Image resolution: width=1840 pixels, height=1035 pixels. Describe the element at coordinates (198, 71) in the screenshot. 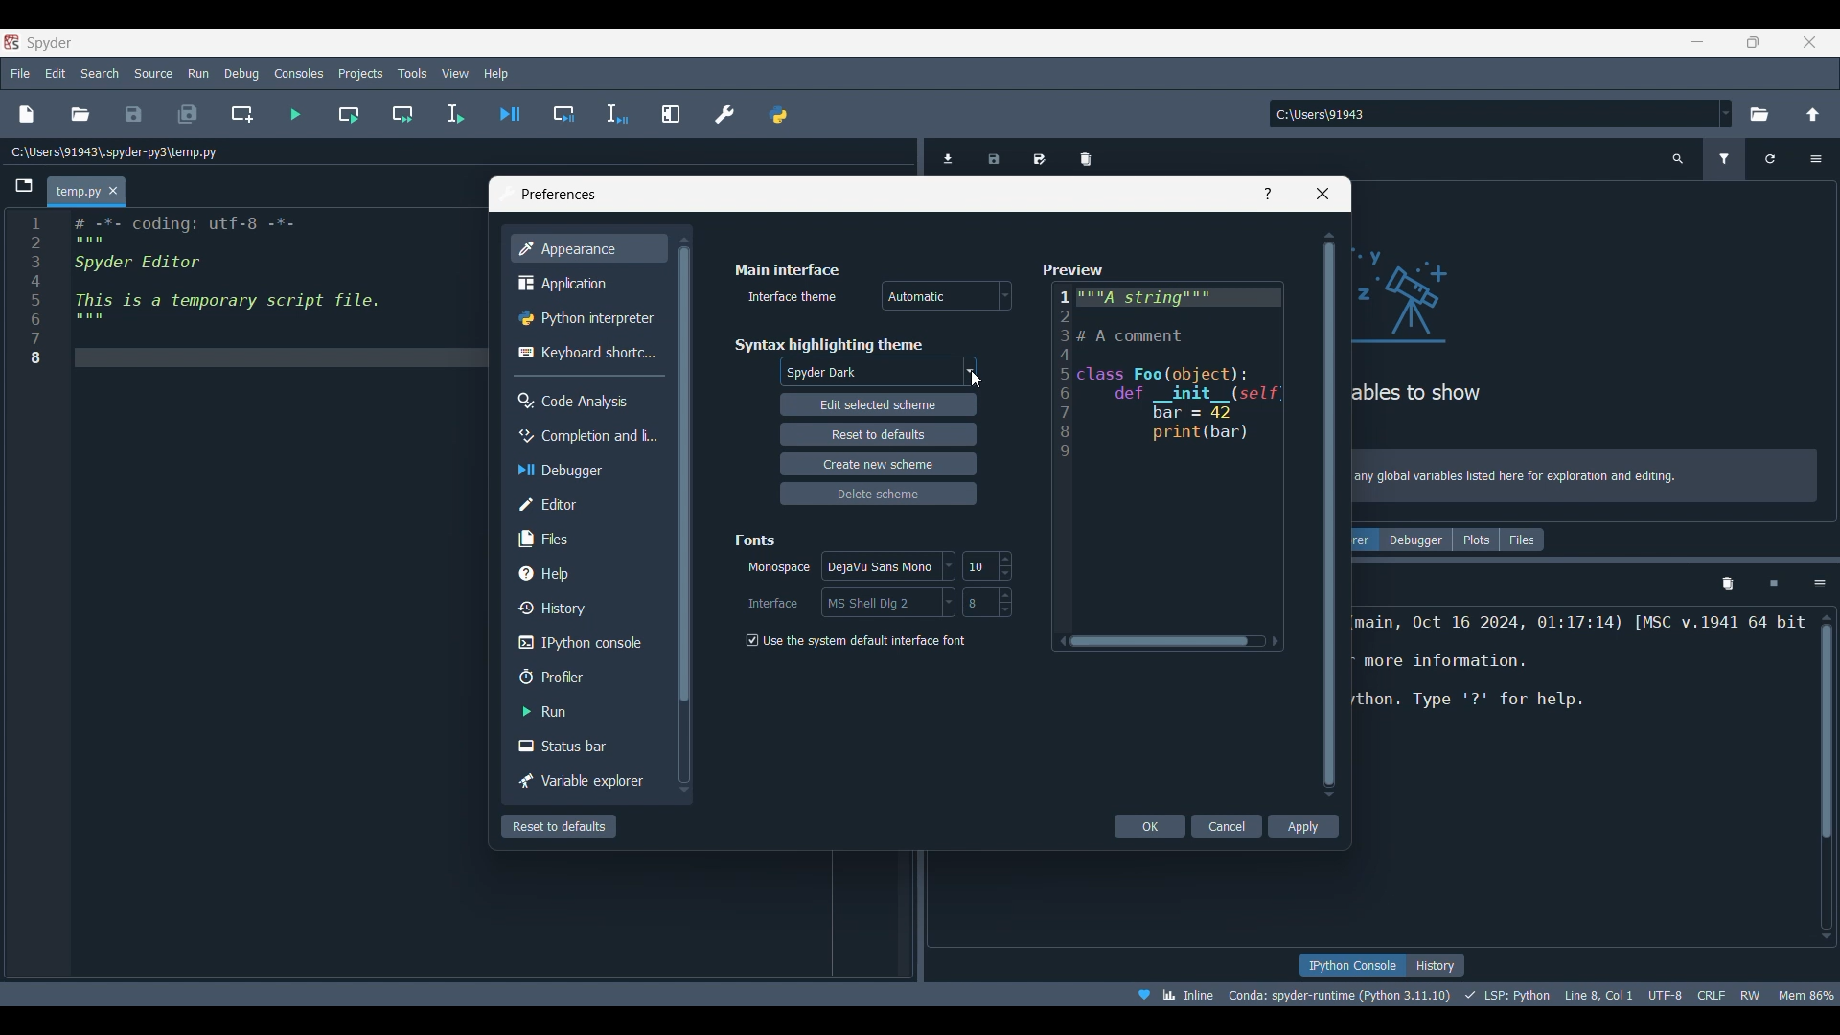

I see `Run menu` at that location.